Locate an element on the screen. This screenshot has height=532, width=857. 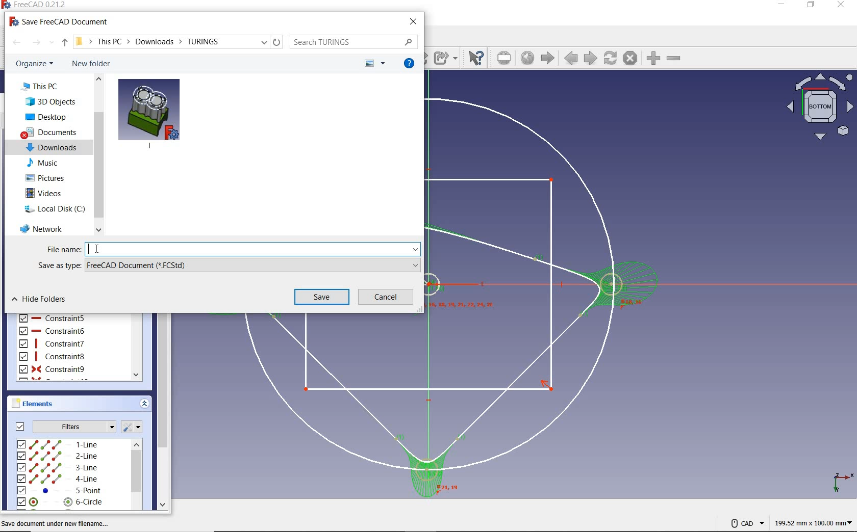
design is located at coordinates (545, 296).